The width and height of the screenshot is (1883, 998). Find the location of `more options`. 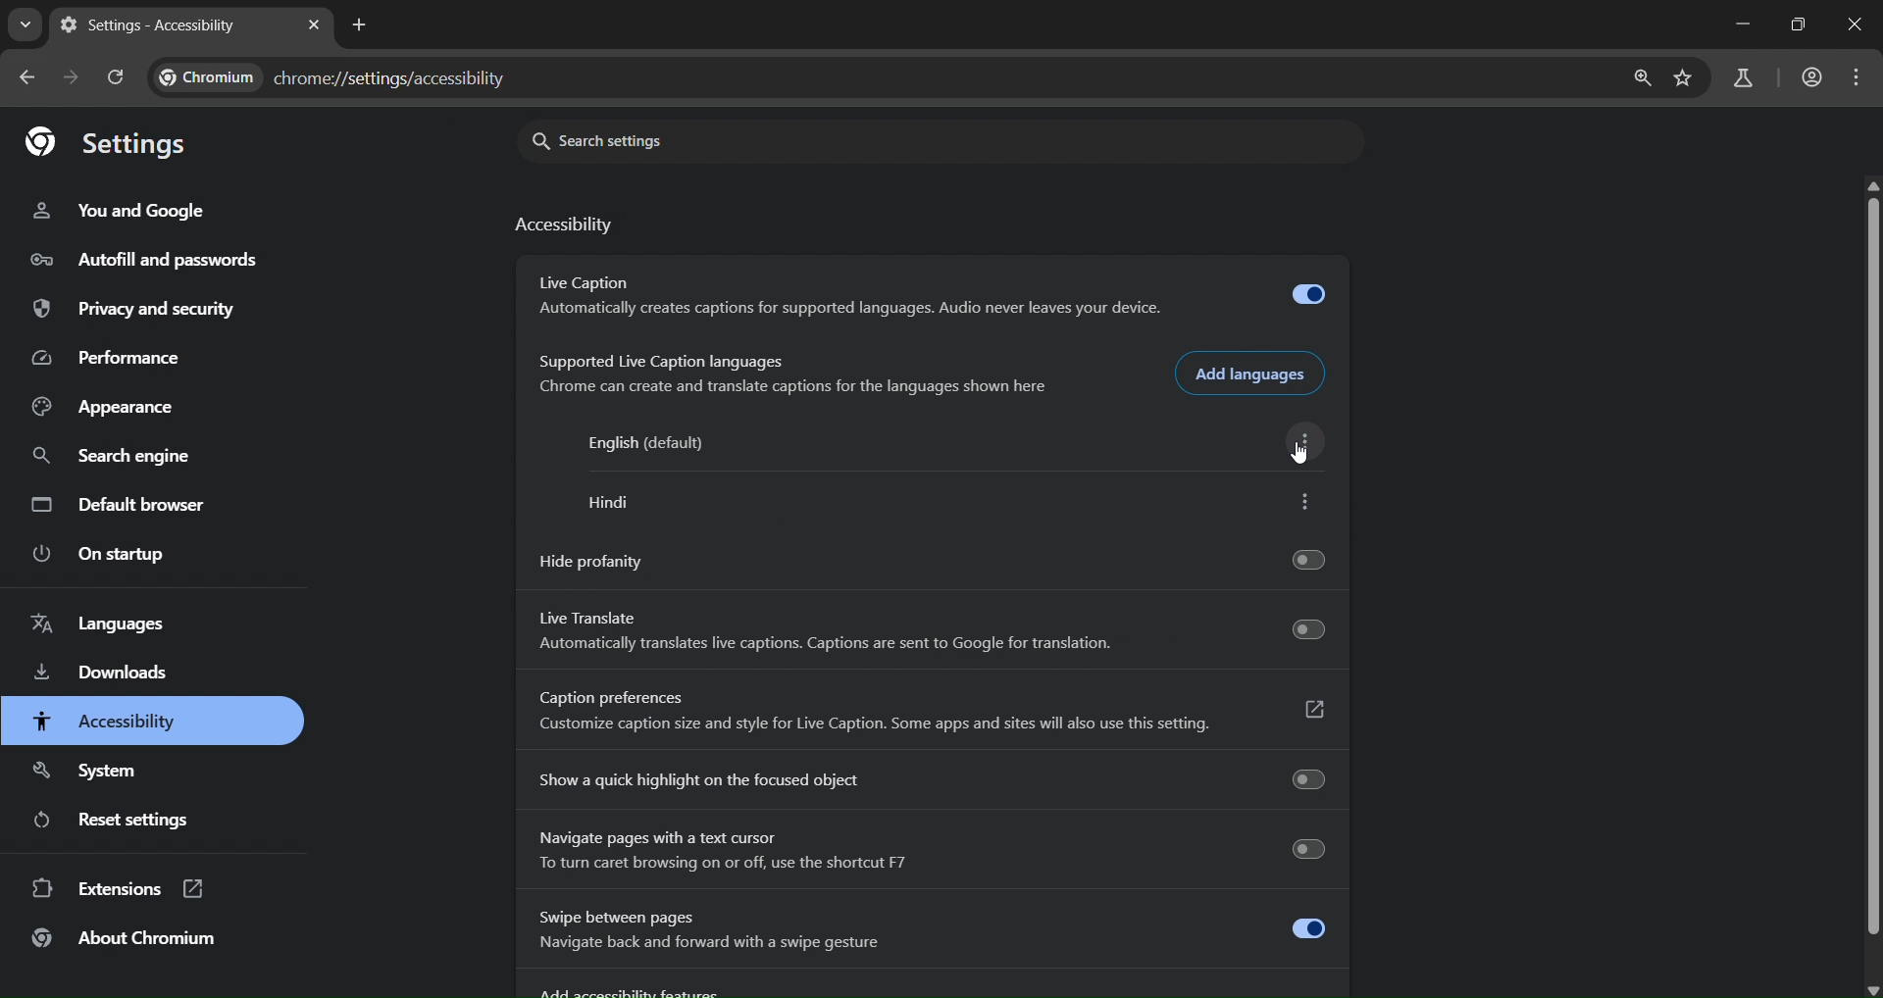

more options is located at coordinates (1307, 501).